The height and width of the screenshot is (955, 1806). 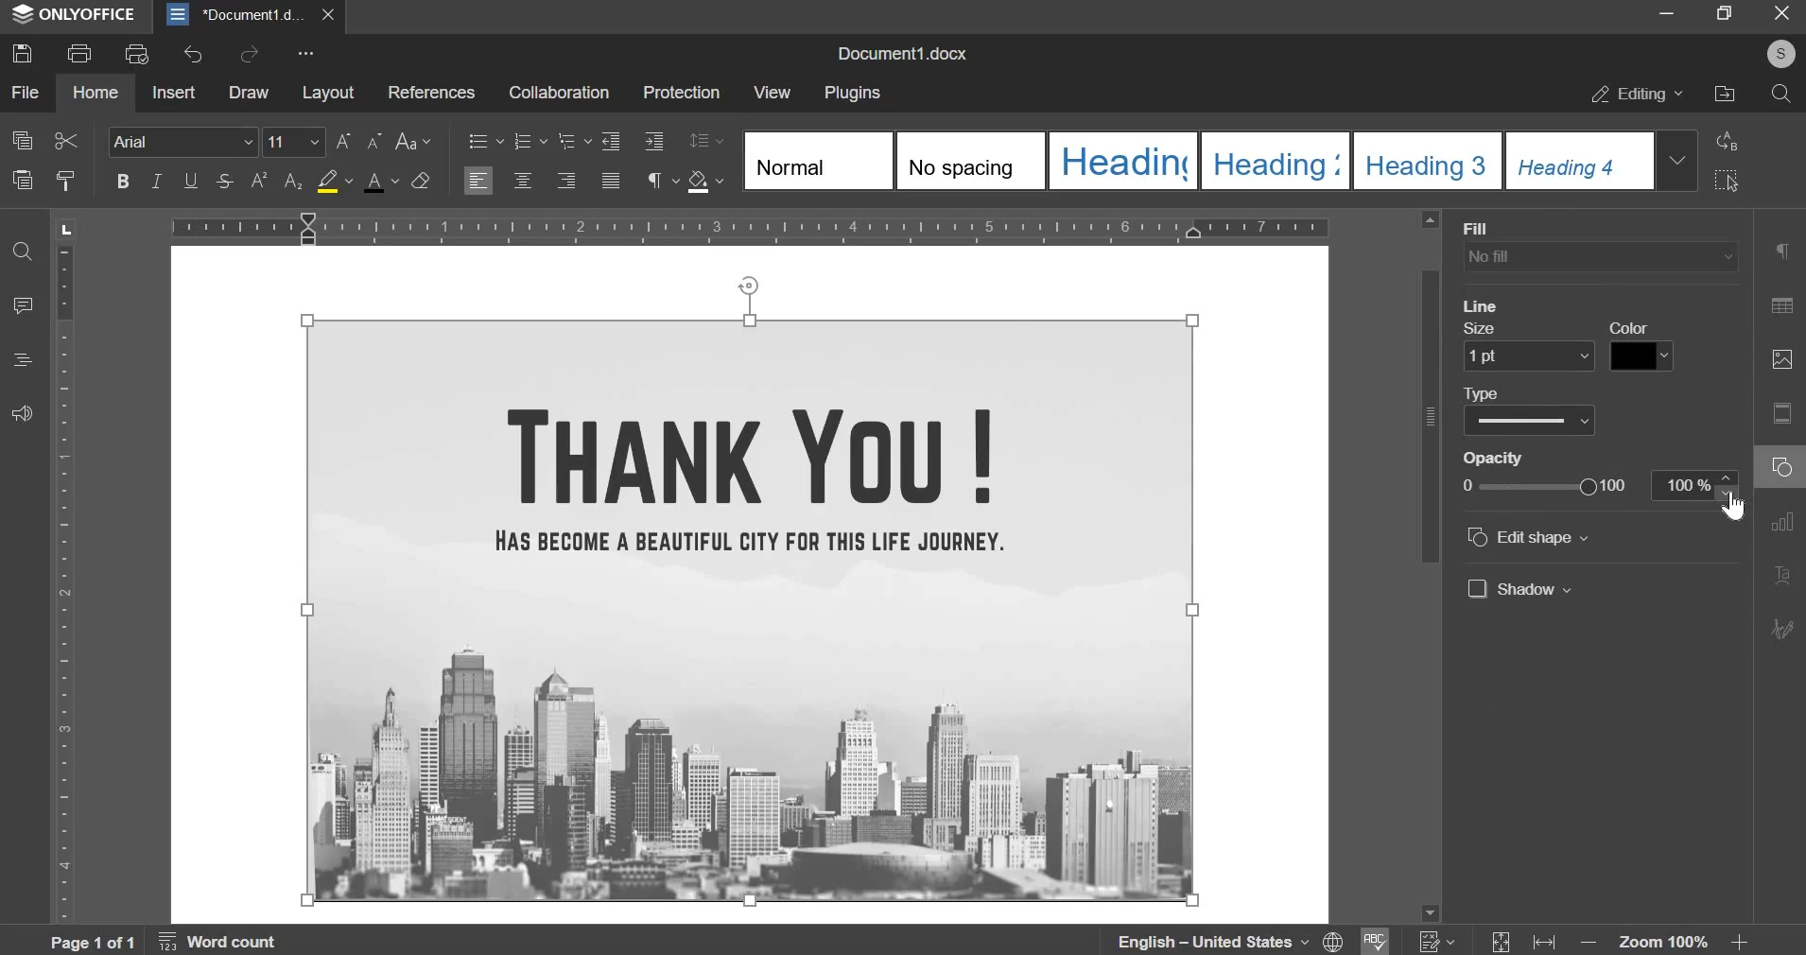 I want to click on italics, so click(x=157, y=180).